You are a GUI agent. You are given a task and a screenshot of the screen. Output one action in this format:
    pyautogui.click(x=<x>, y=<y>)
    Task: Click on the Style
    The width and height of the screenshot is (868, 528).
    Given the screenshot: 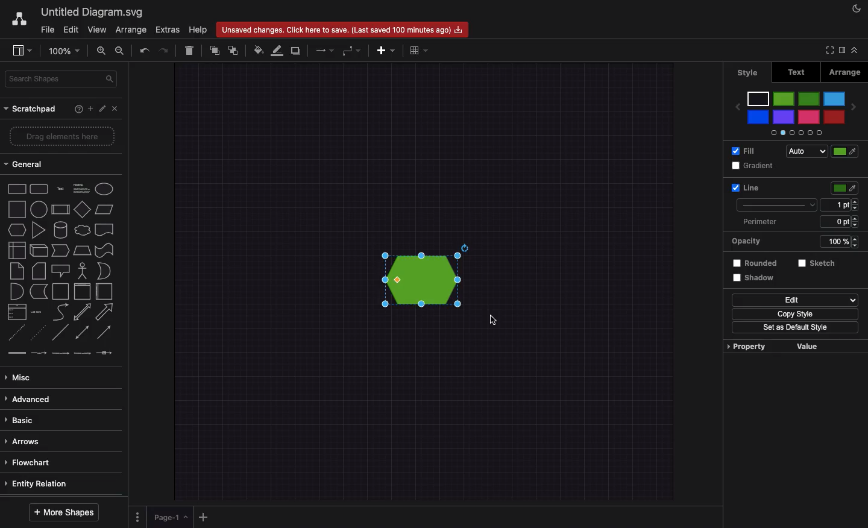 What is the action you would take?
    pyautogui.click(x=751, y=73)
    